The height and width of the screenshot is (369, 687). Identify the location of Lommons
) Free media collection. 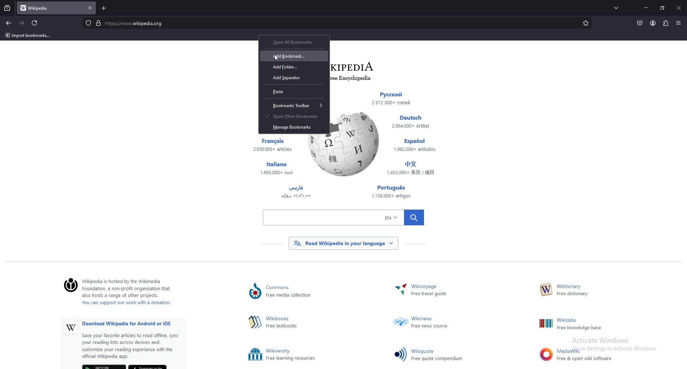
(297, 292).